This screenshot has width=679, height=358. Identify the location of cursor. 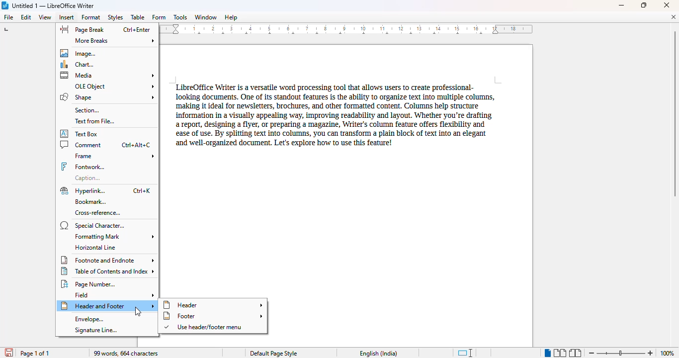
(138, 312).